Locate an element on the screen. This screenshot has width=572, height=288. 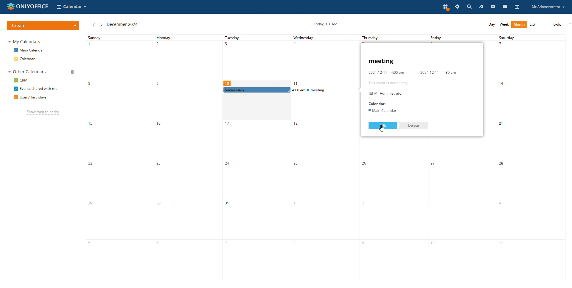
show mini calendar is located at coordinates (43, 112).